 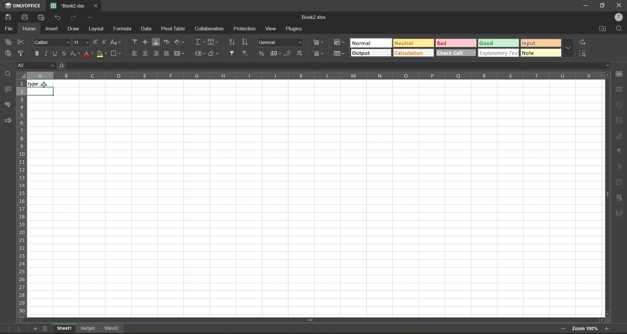 What do you see at coordinates (146, 43) in the screenshot?
I see `align middle` at bounding box center [146, 43].